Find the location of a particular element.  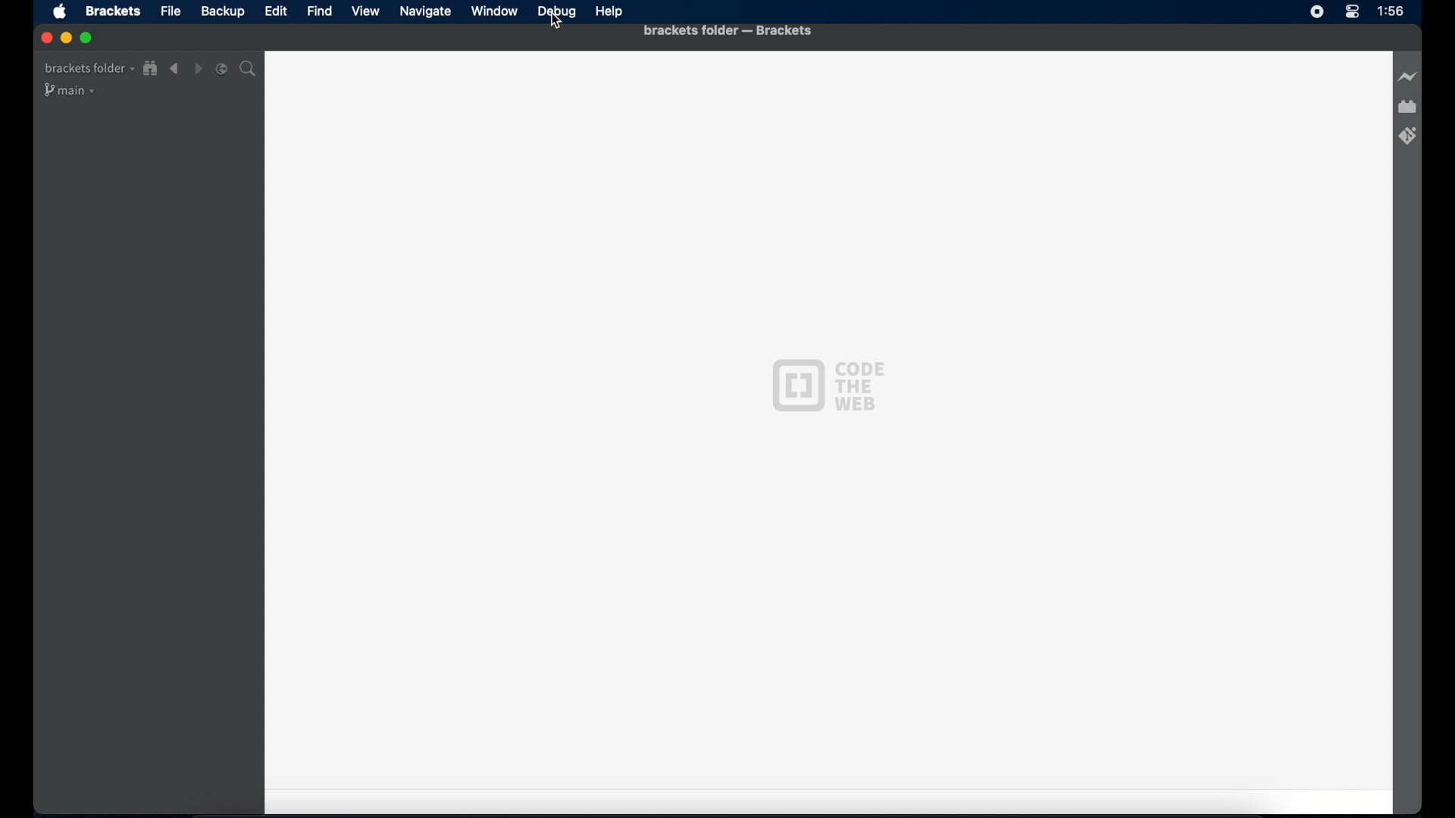

view is located at coordinates (365, 11).